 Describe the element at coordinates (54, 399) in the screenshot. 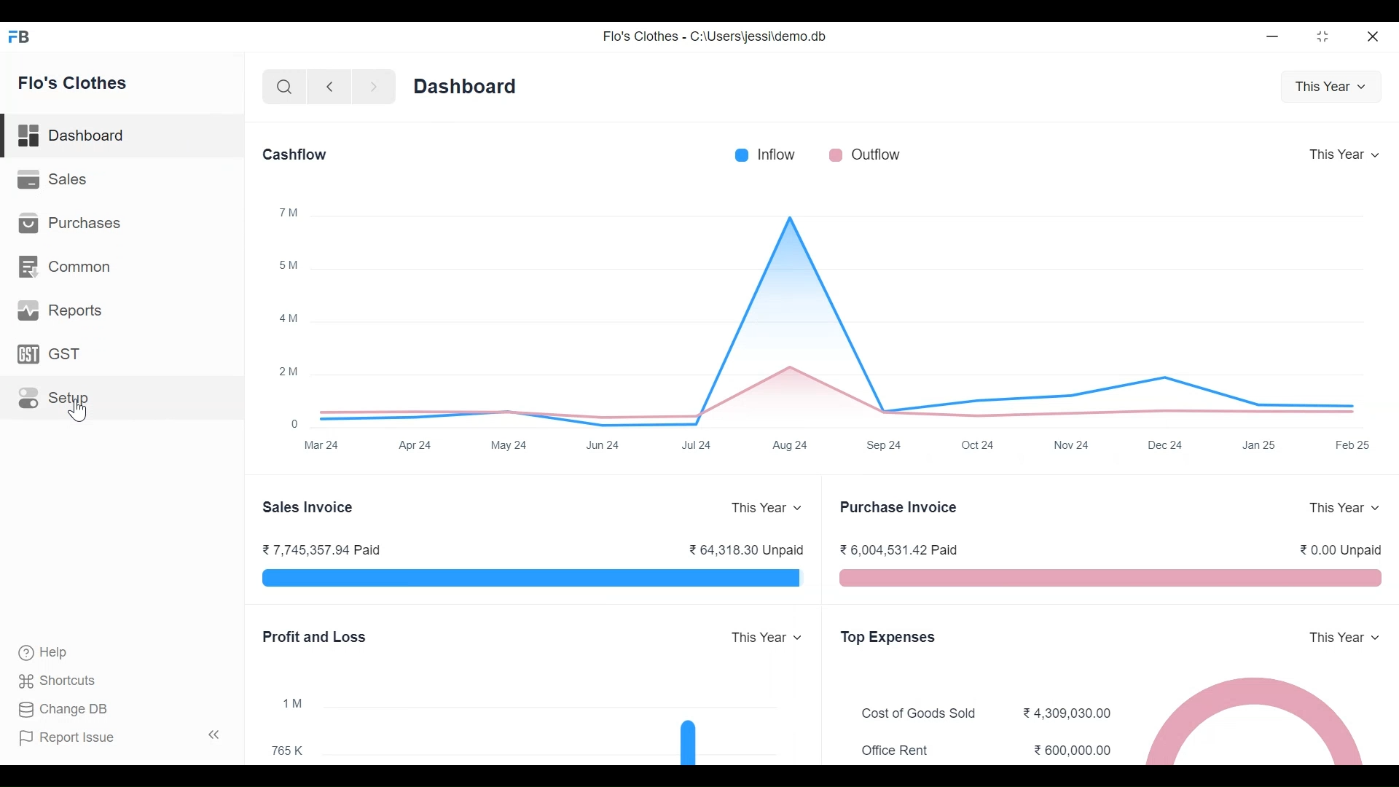

I see `setup` at that location.